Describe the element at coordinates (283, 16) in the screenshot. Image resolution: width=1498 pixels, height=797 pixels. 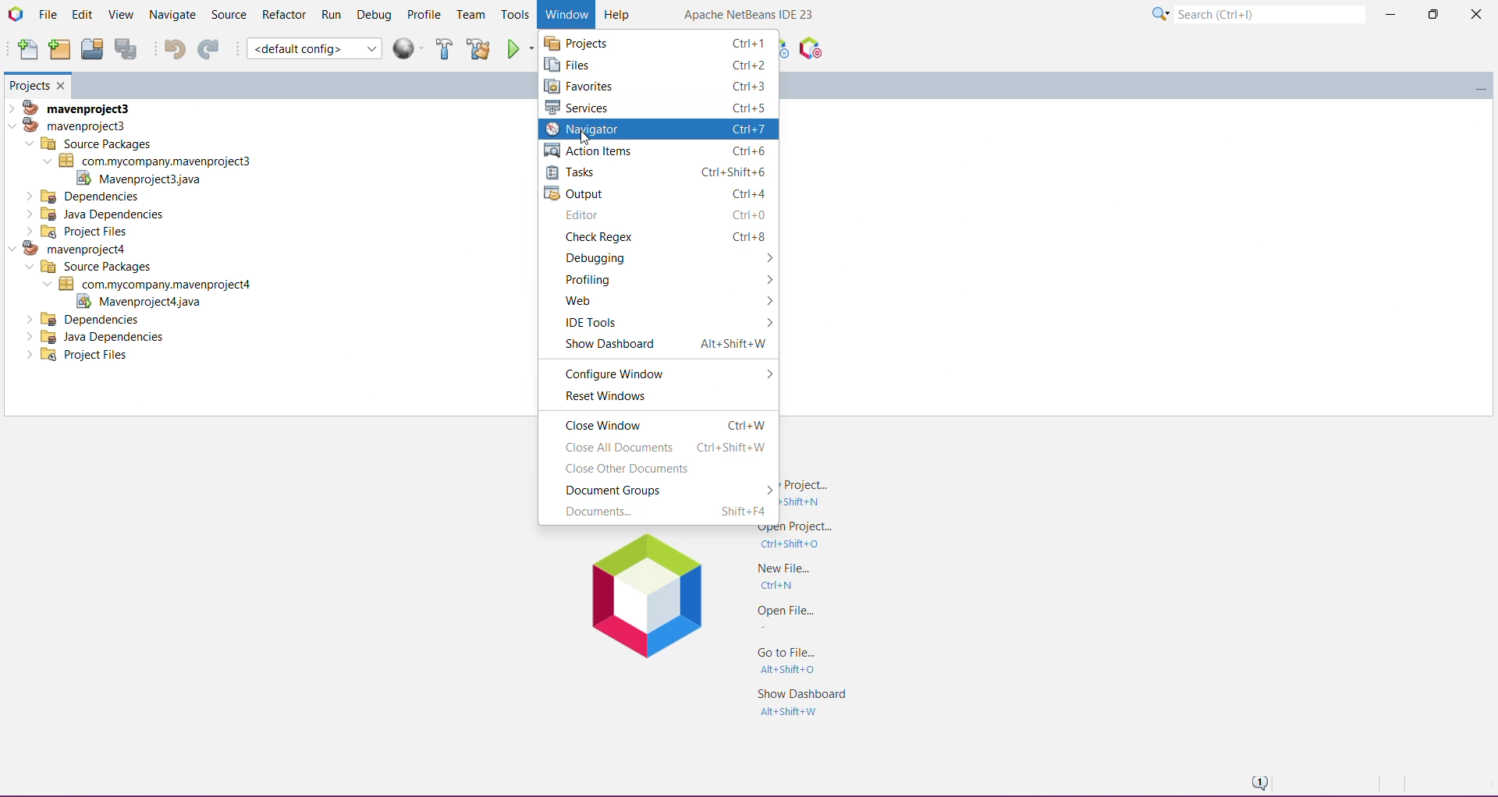
I see `Refactor` at that location.